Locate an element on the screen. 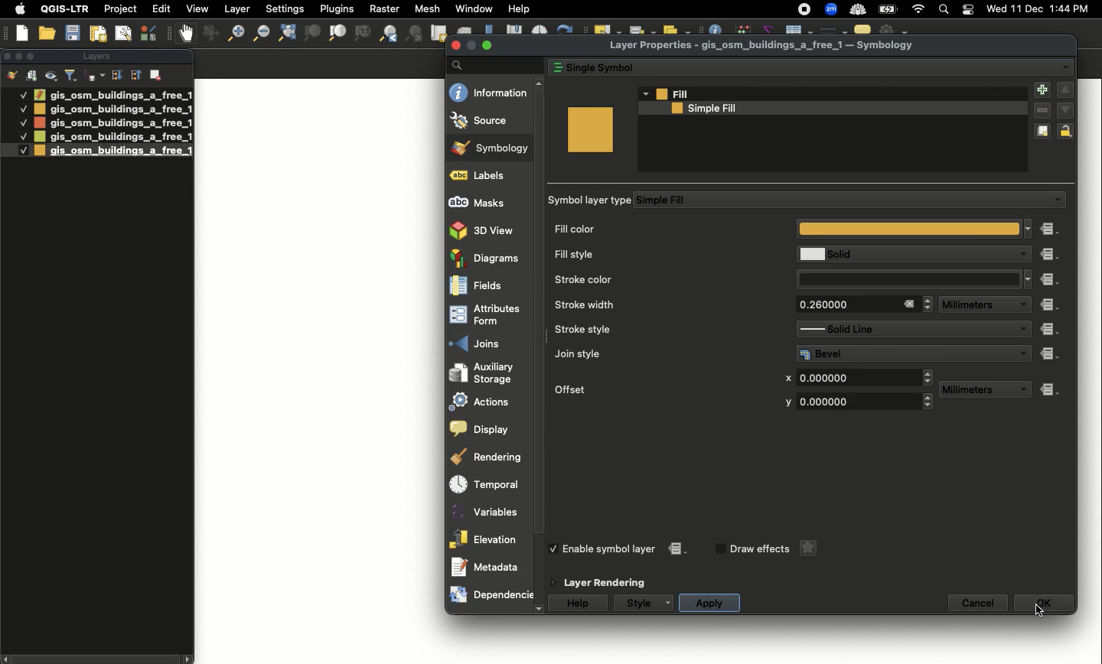 The image size is (1102, 664). Add is located at coordinates (1041, 91).